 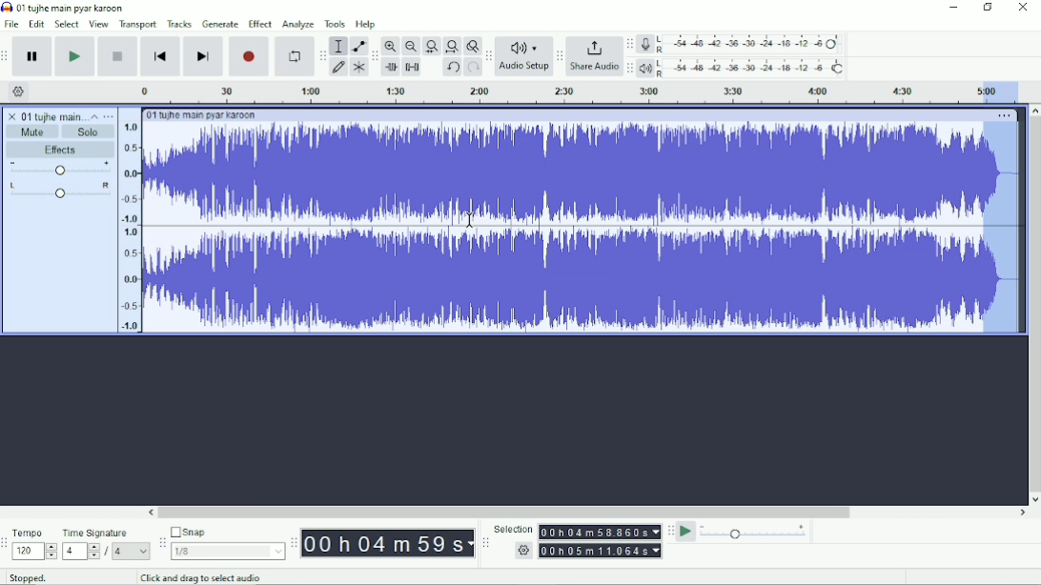 What do you see at coordinates (687, 532) in the screenshot?
I see `Play-at-speed` at bounding box center [687, 532].